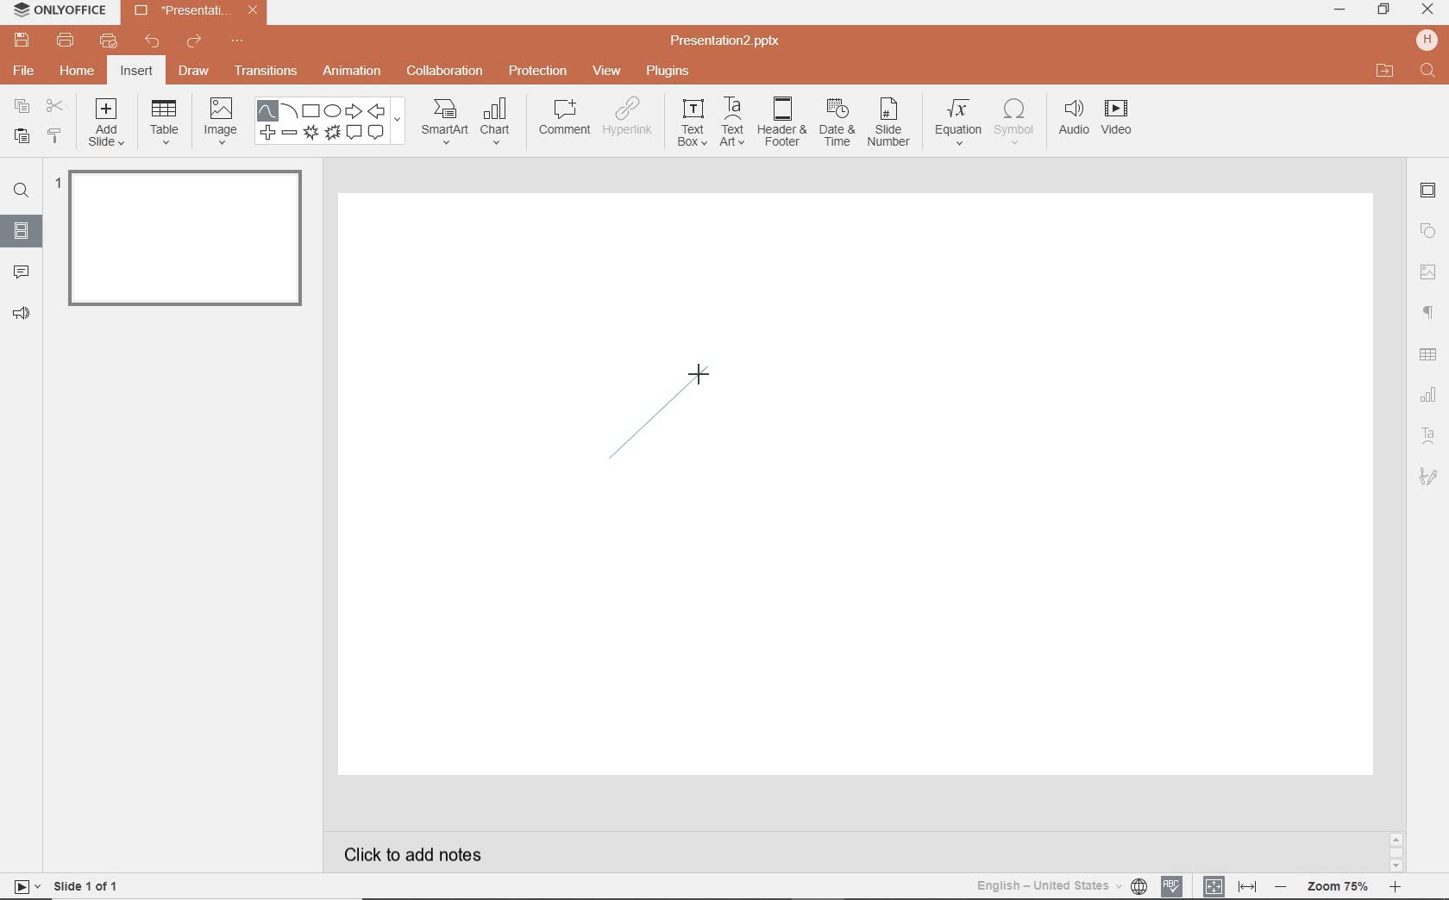 The image size is (1449, 900). What do you see at coordinates (727, 43) in the screenshot?
I see `Presentation2.pptx` at bounding box center [727, 43].